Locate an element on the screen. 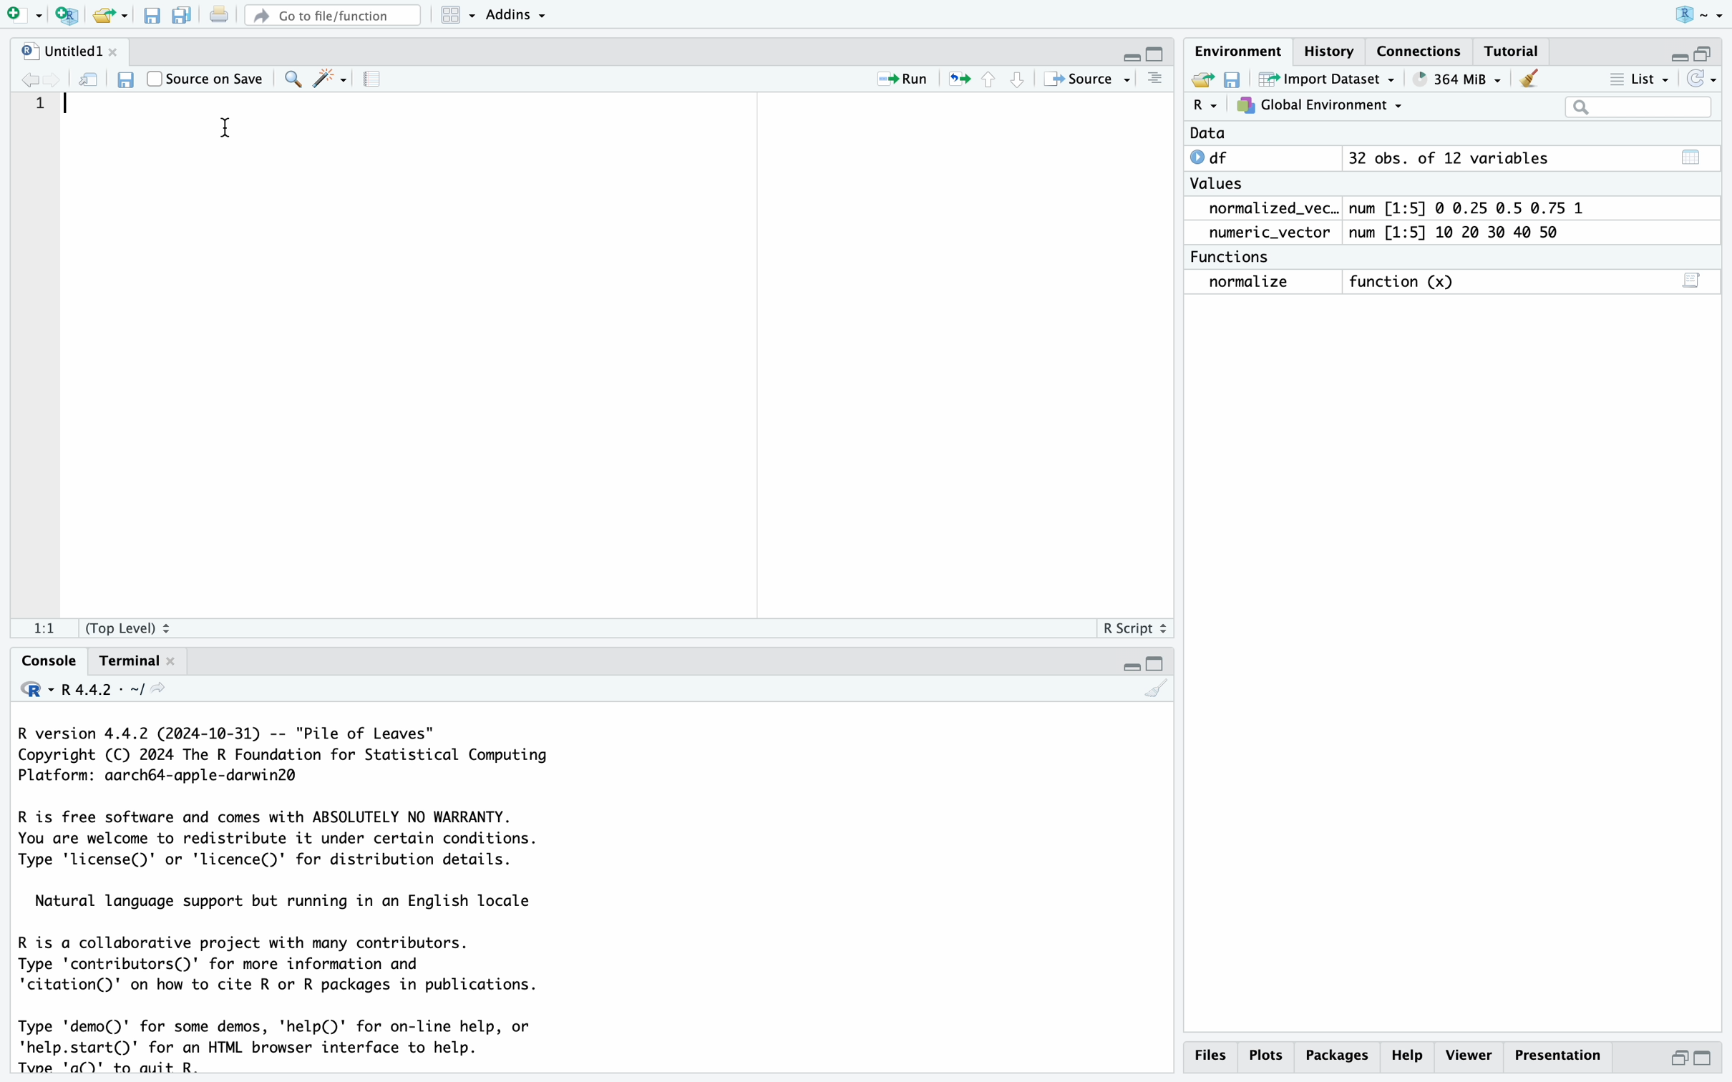  Page is located at coordinates (372, 80).